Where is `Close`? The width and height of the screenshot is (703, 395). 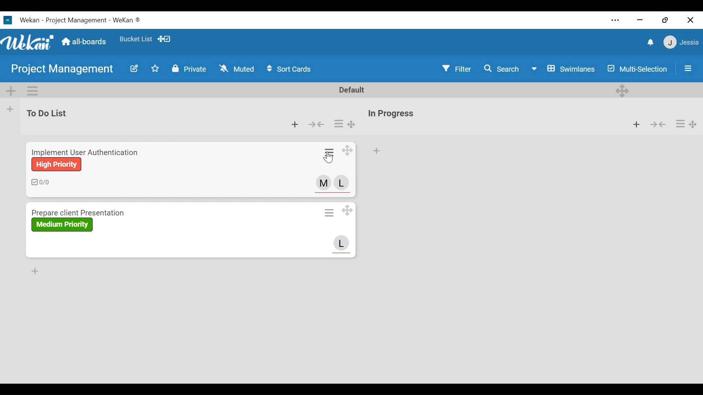 Close is located at coordinates (691, 20).